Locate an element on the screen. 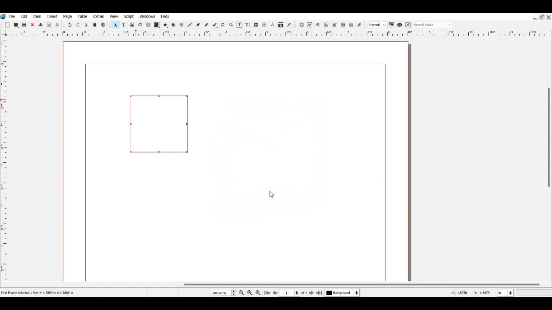 The image size is (552, 310). PDF Check Box is located at coordinates (310, 25).